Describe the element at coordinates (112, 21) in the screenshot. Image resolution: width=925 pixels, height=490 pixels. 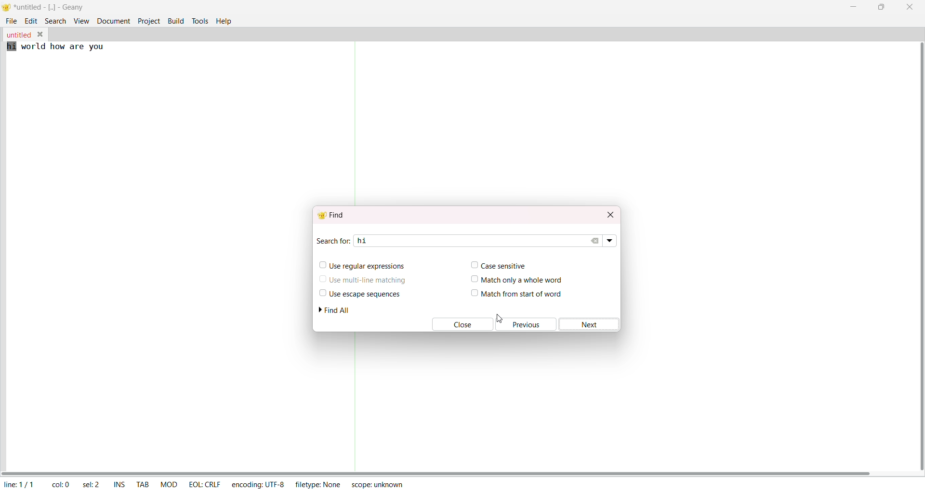
I see `document` at that location.